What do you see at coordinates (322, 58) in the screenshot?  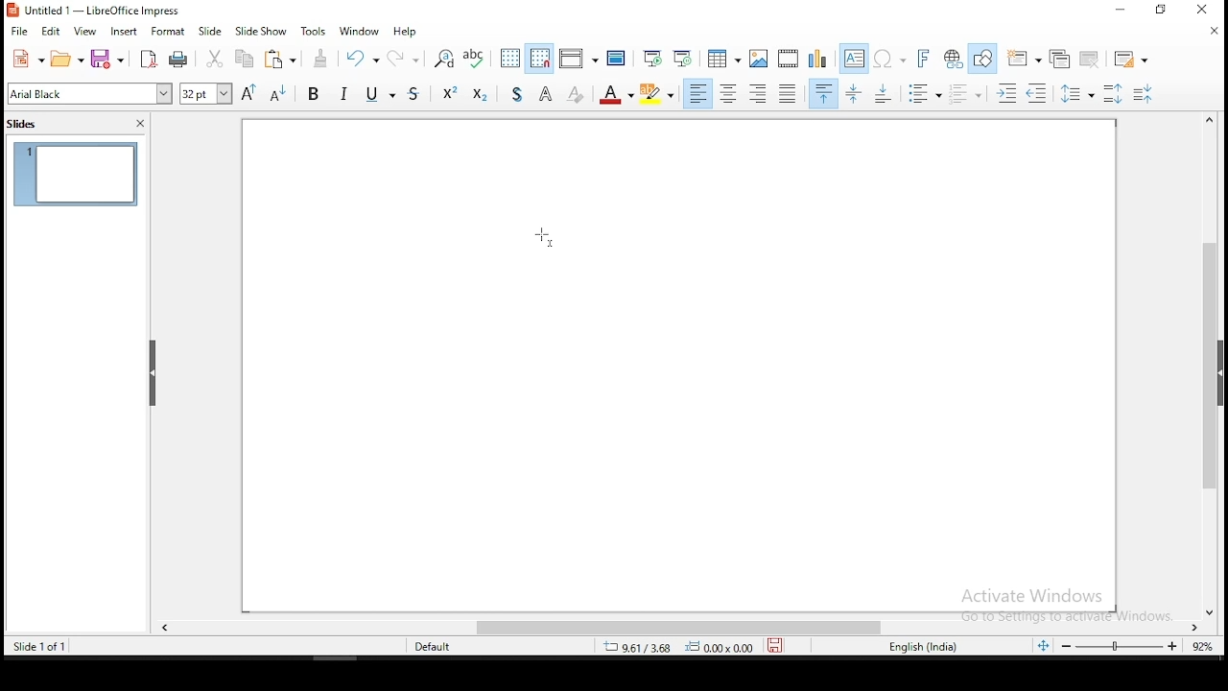 I see `clone formatting` at bounding box center [322, 58].